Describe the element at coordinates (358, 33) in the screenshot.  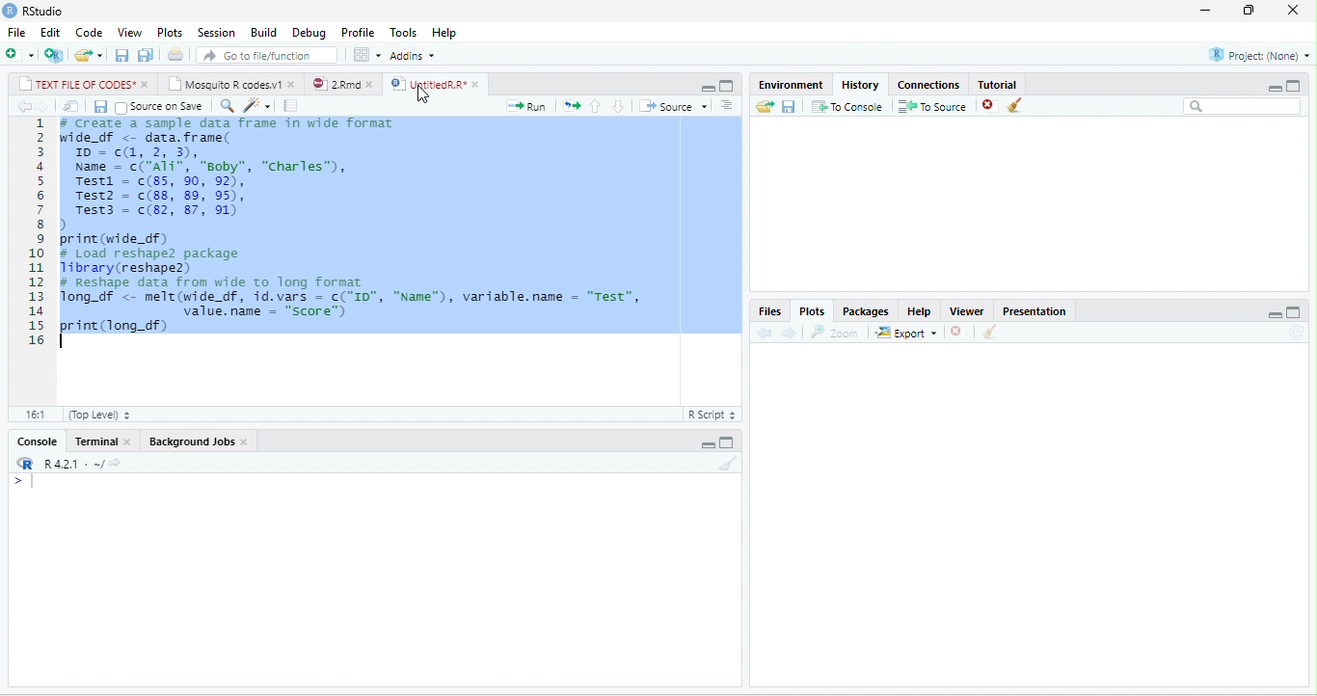
I see `Profile` at that location.